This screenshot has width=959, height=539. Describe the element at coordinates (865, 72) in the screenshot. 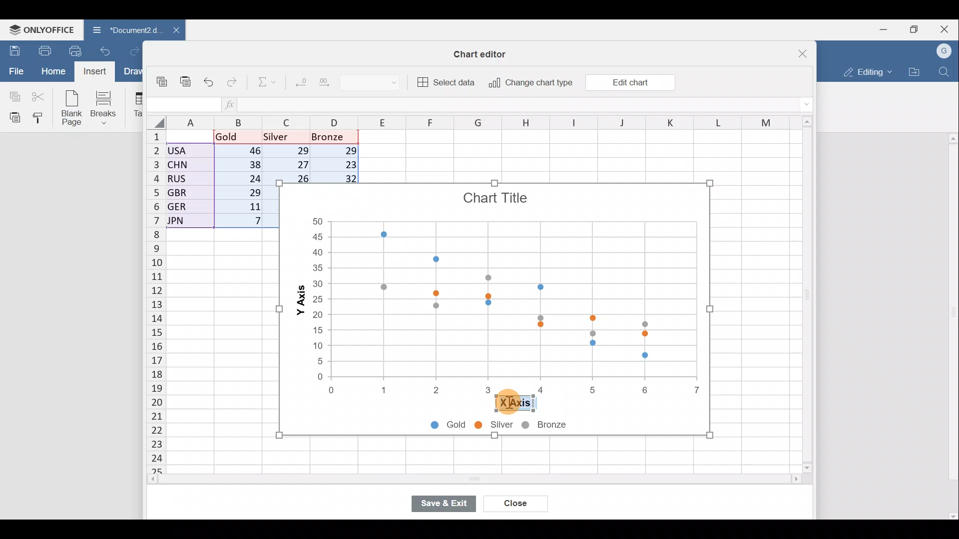

I see `Editing mode` at that location.